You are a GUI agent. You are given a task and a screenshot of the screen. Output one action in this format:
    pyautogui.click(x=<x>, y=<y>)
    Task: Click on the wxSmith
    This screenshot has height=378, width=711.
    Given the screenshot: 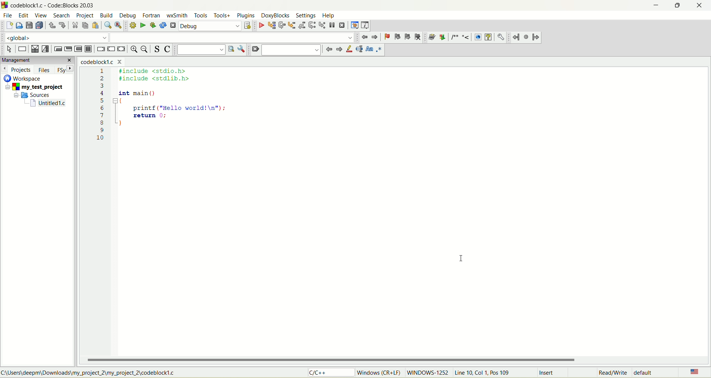 What is the action you would take?
    pyautogui.click(x=178, y=16)
    